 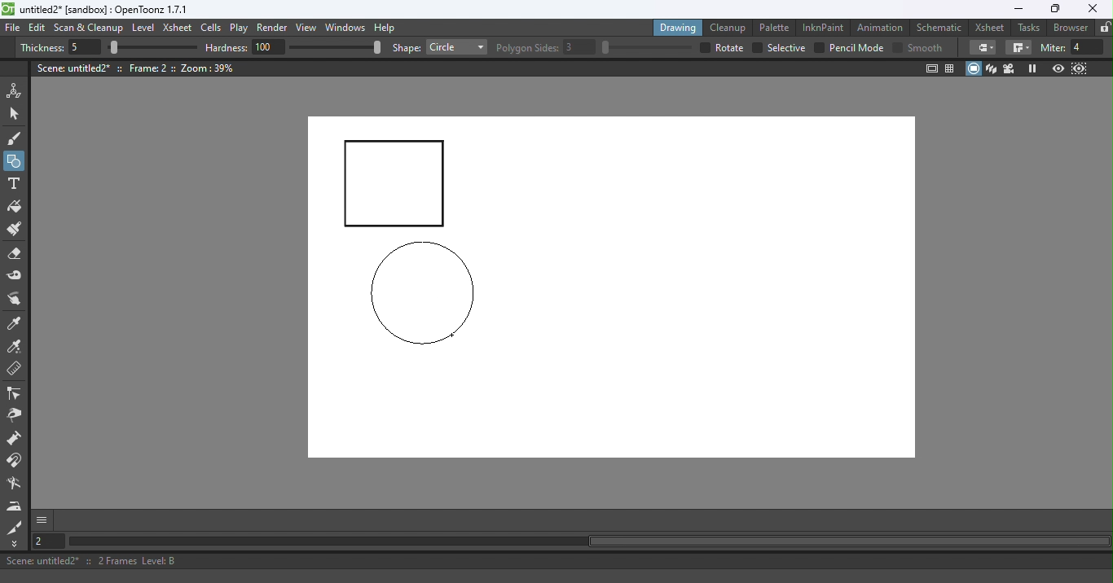 I want to click on Finger tool, so click(x=15, y=300).